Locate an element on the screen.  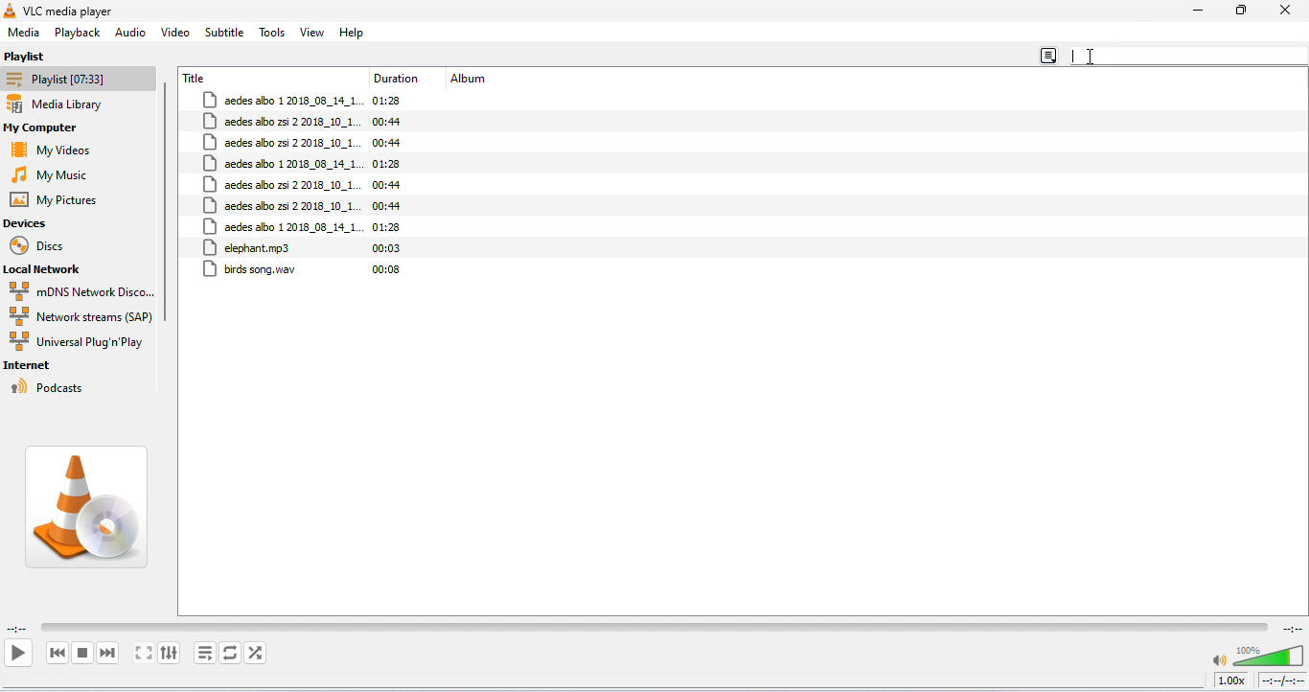
 is located at coordinates (25, 33).